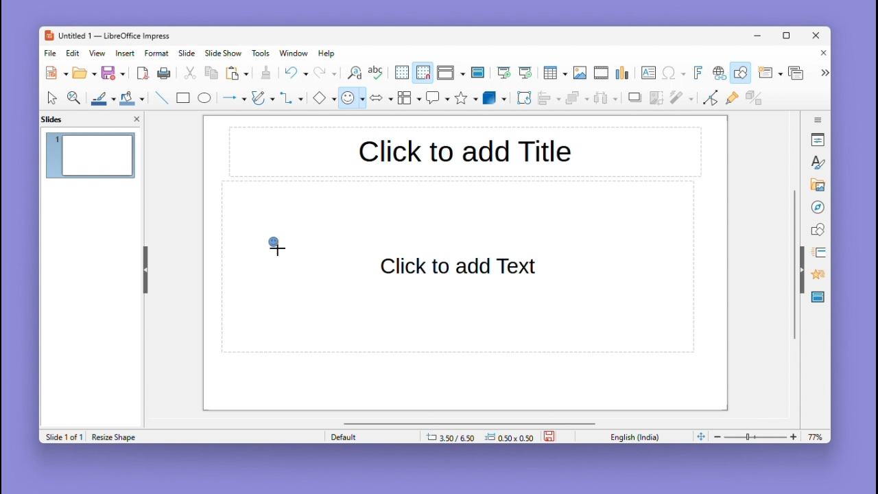 This screenshot has width=878, height=494. I want to click on Diamond, so click(324, 98).